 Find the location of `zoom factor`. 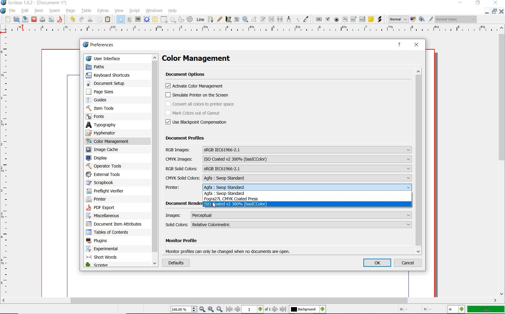

zoom factor is located at coordinates (486, 309).